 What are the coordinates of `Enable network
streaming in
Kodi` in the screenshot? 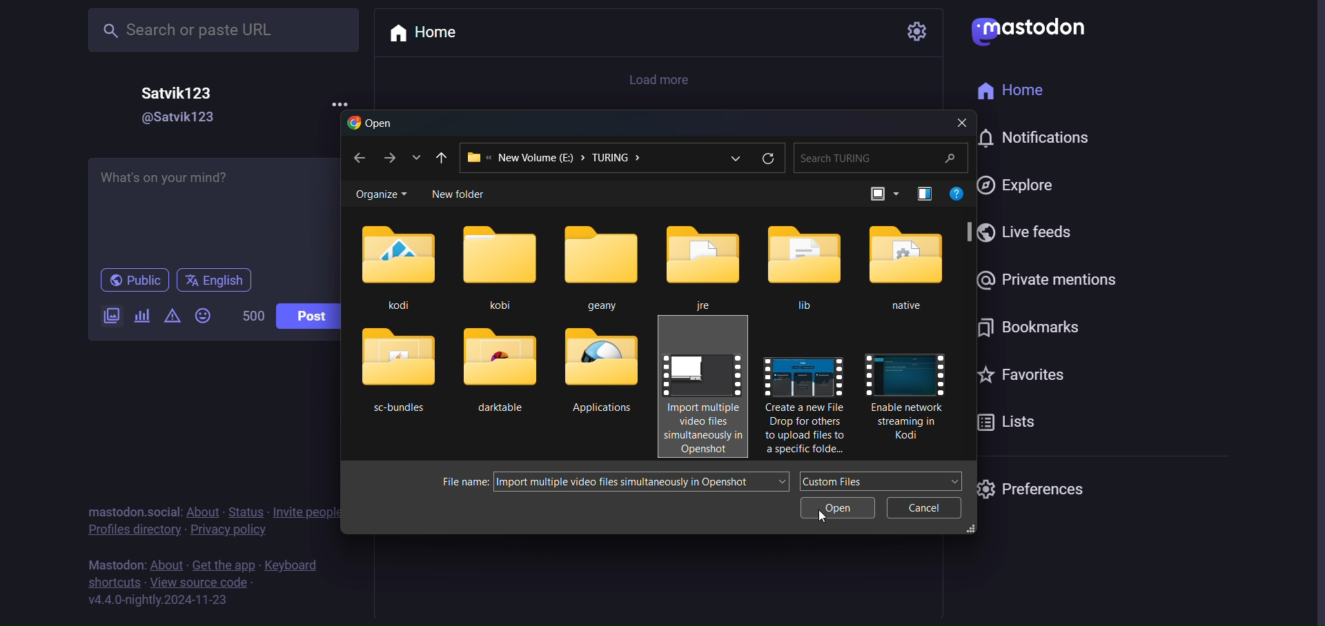 It's located at (908, 398).